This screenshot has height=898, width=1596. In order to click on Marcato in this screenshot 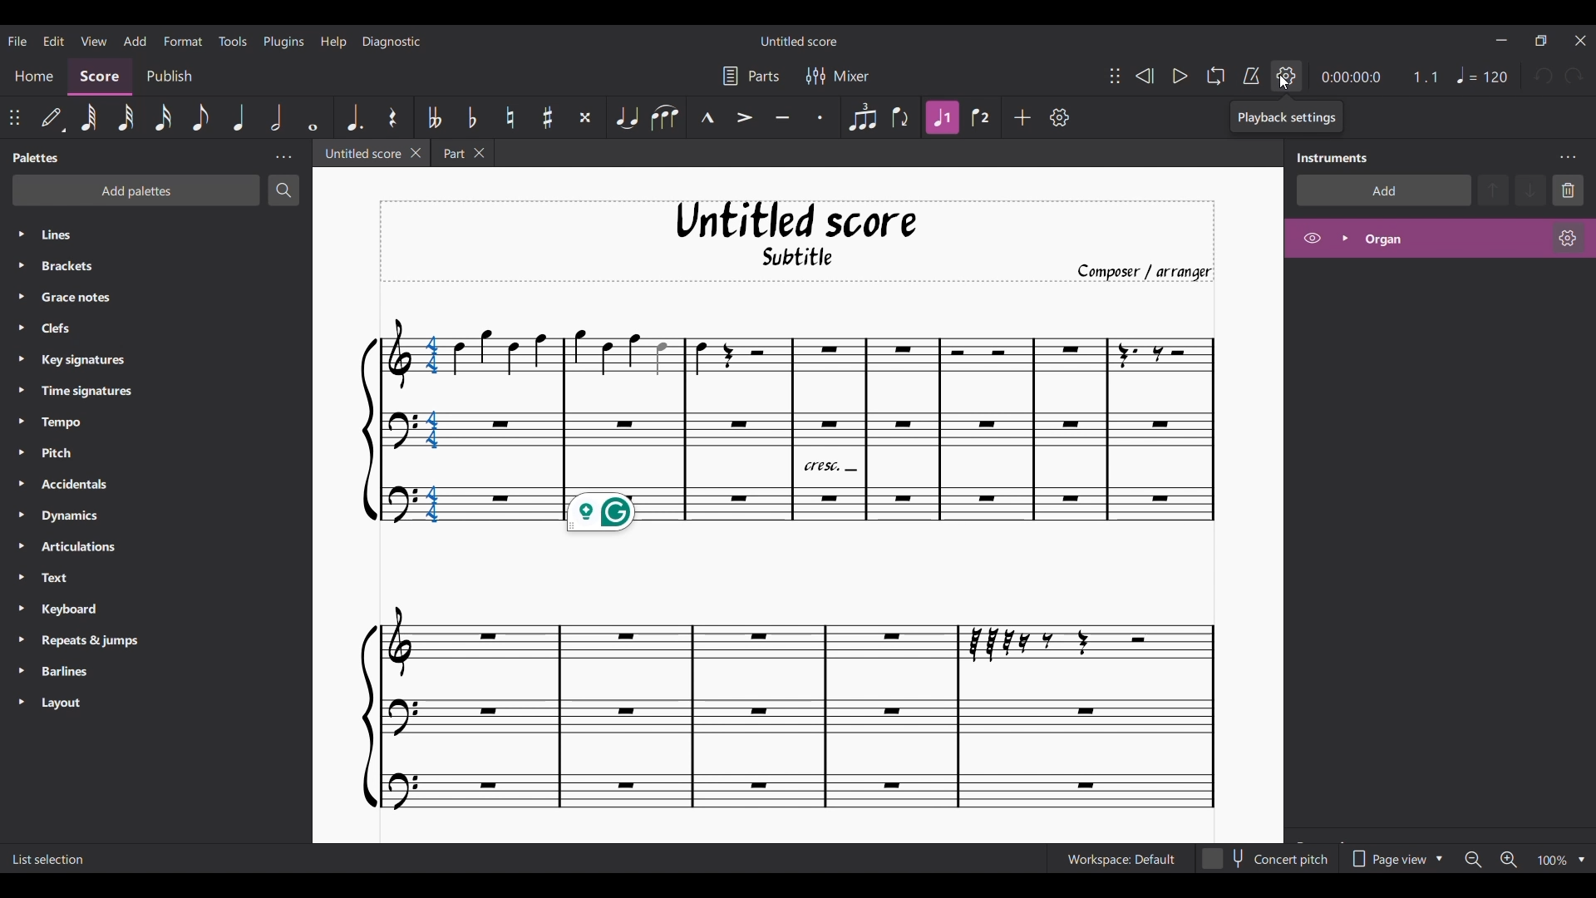, I will do `click(707, 117)`.